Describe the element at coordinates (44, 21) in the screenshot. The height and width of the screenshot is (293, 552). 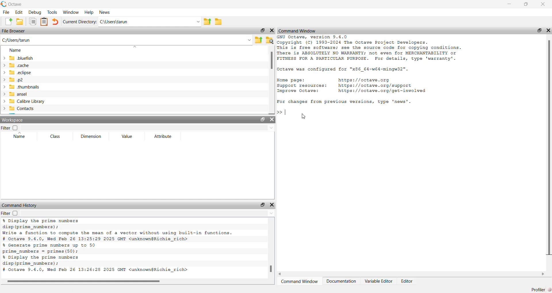
I see `clip board` at that location.